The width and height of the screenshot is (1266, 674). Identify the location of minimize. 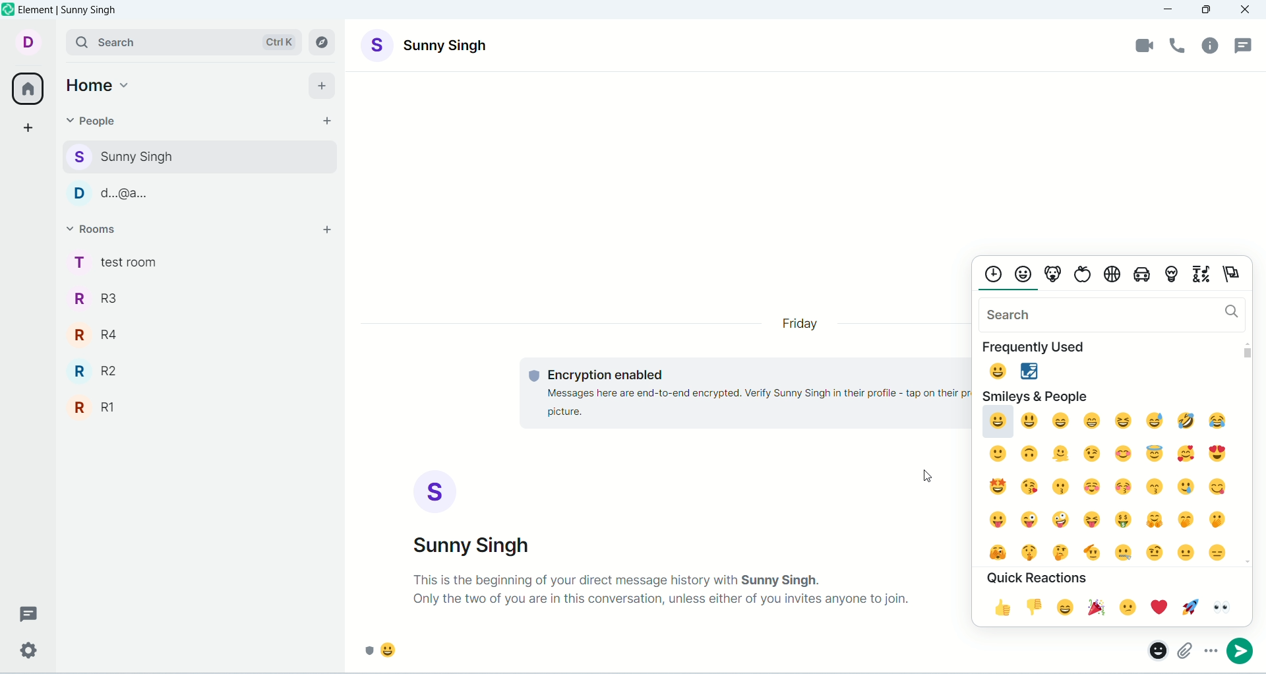
(1169, 11).